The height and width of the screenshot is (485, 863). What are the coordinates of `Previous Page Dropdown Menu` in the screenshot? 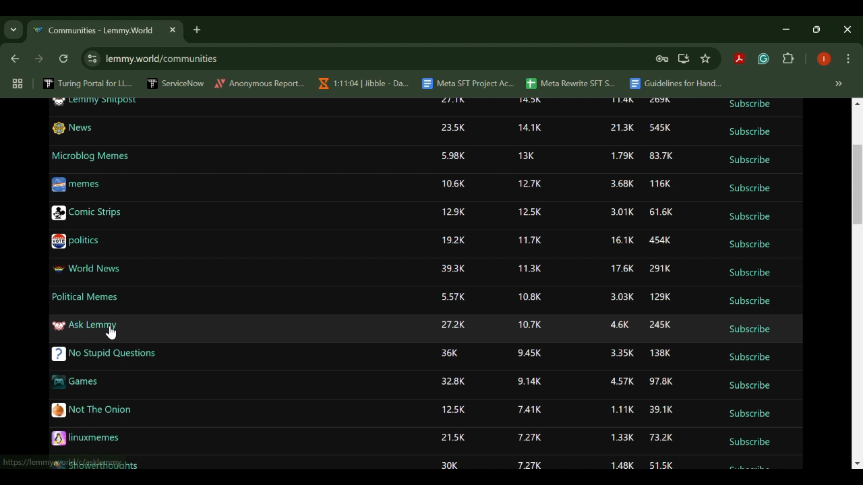 It's located at (13, 30).